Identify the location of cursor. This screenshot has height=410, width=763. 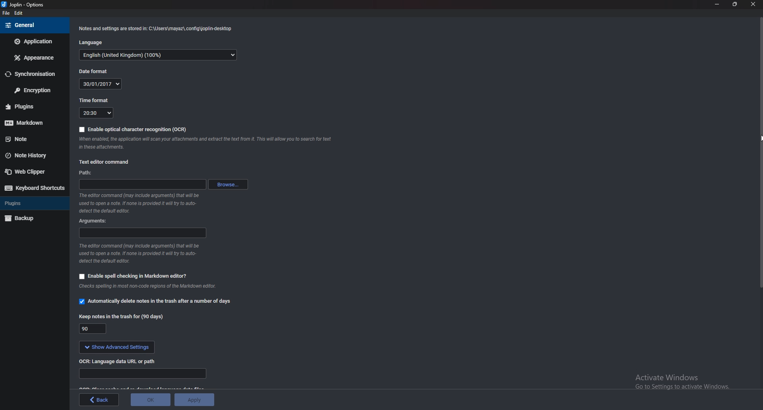
(751, 137).